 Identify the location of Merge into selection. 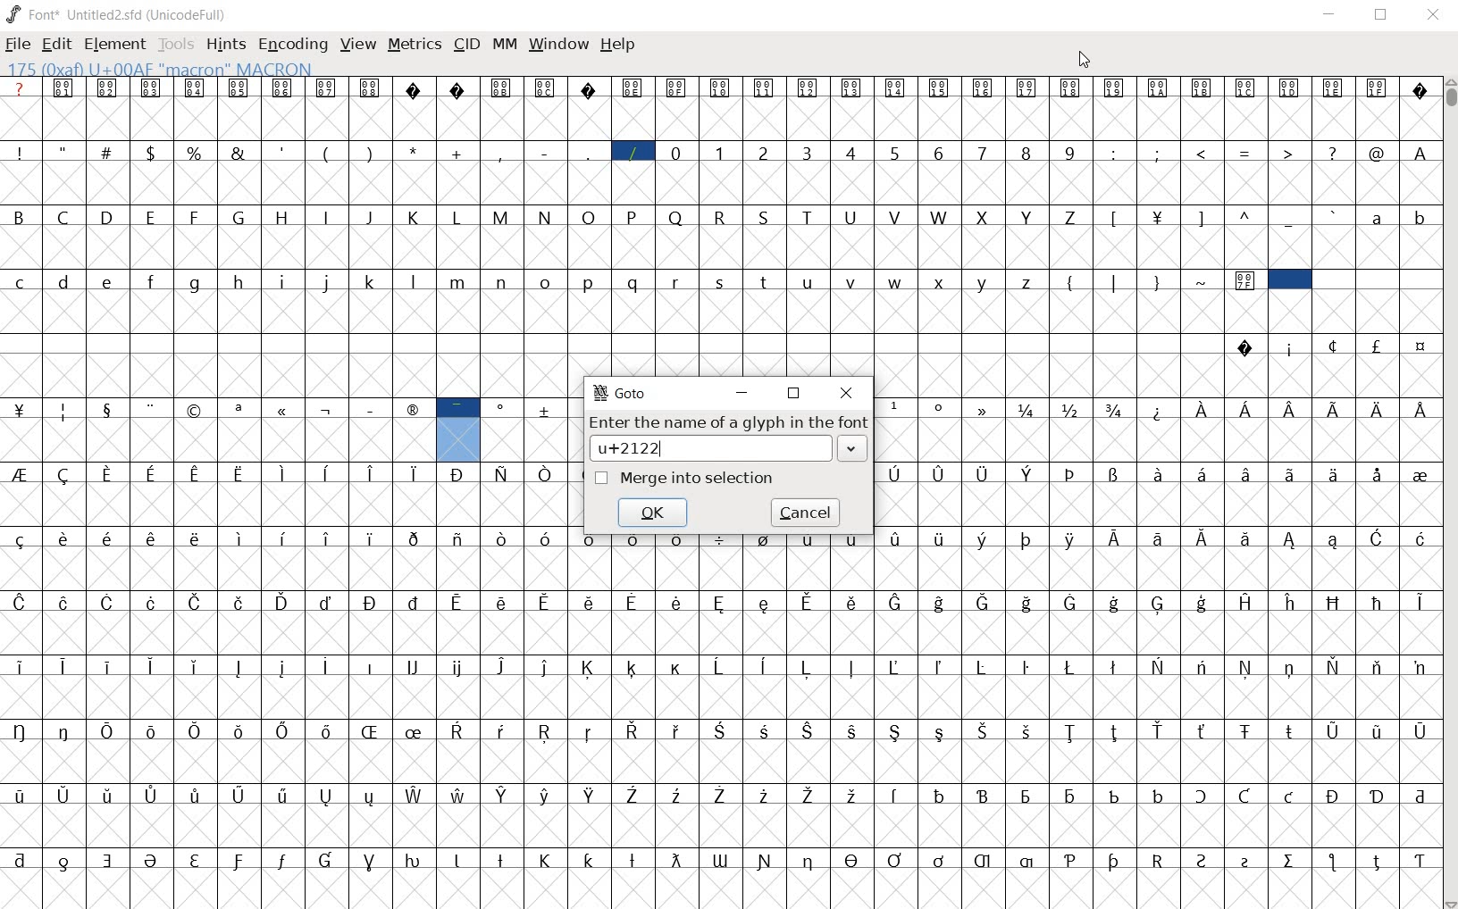
(687, 479).